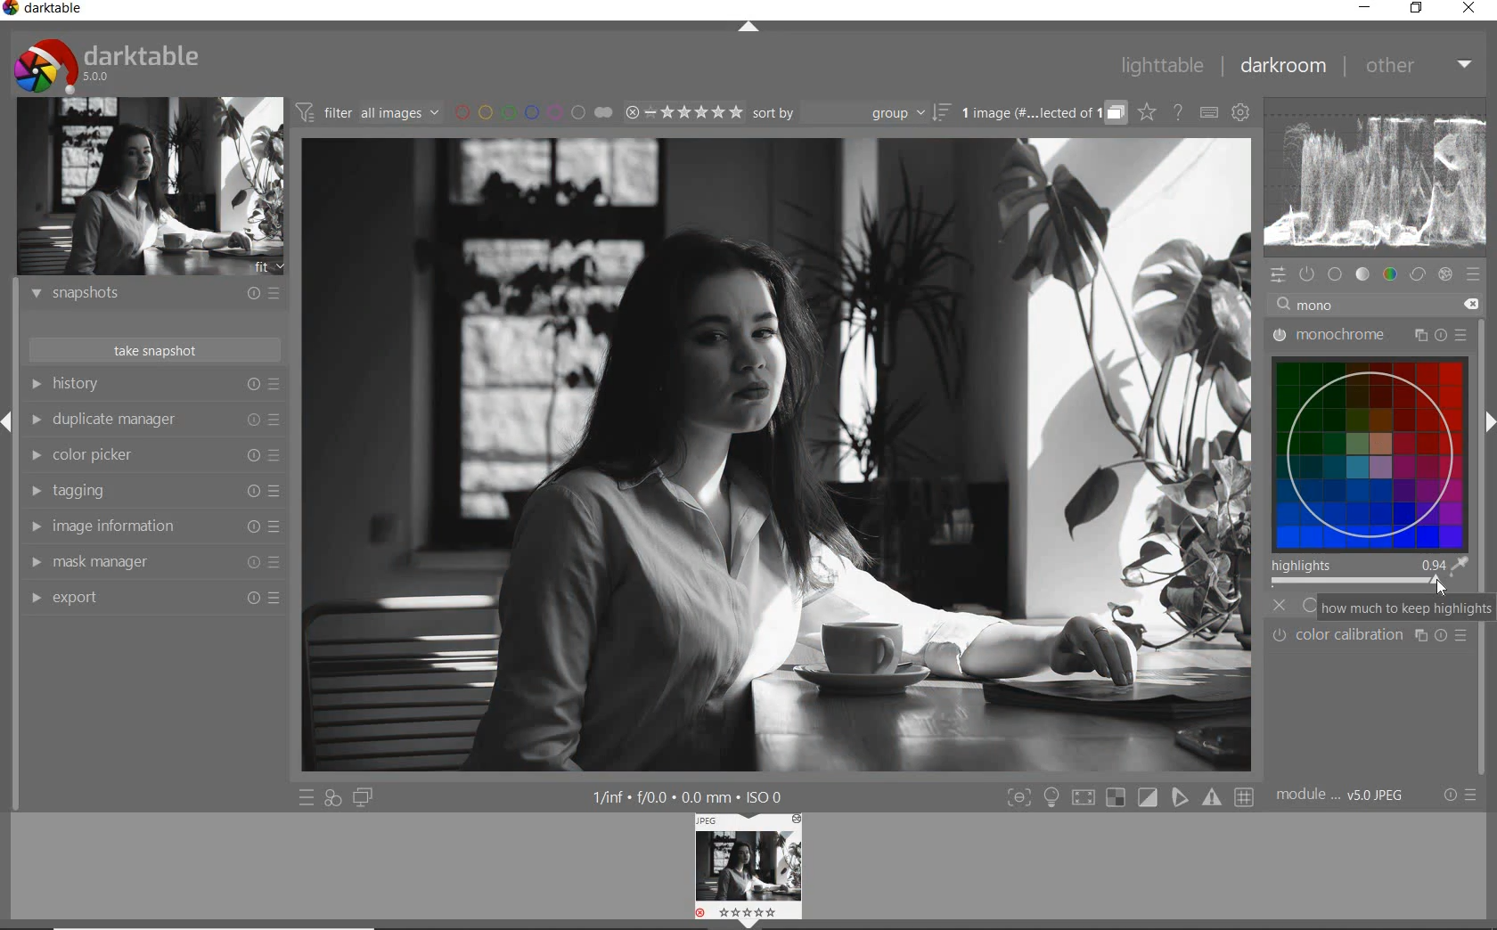  What do you see at coordinates (750, 22) in the screenshot?
I see `expand/collapse` at bounding box center [750, 22].